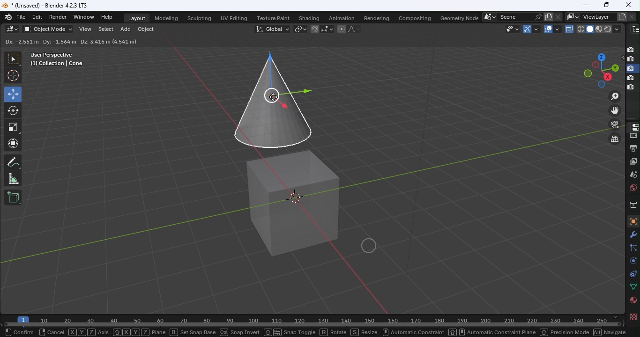 This screenshot has width=640, height=337. Describe the element at coordinates (14, 76) in the screenshot. I see `Cursor` at that location.